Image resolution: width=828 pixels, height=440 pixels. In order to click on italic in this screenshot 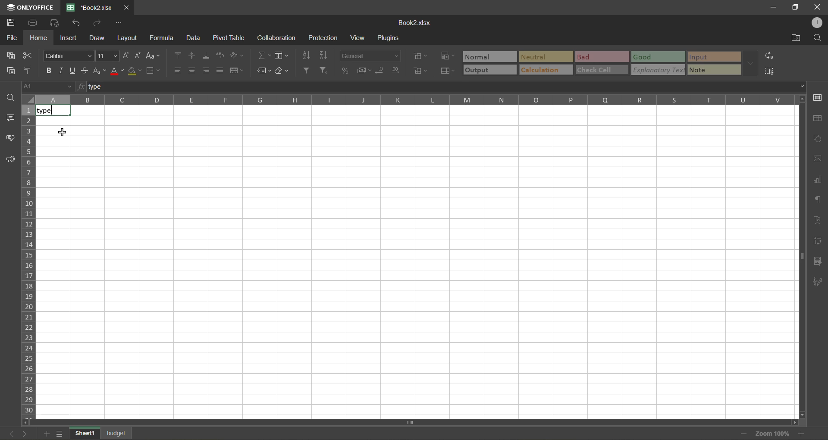, I will do `click(62, 69)`.